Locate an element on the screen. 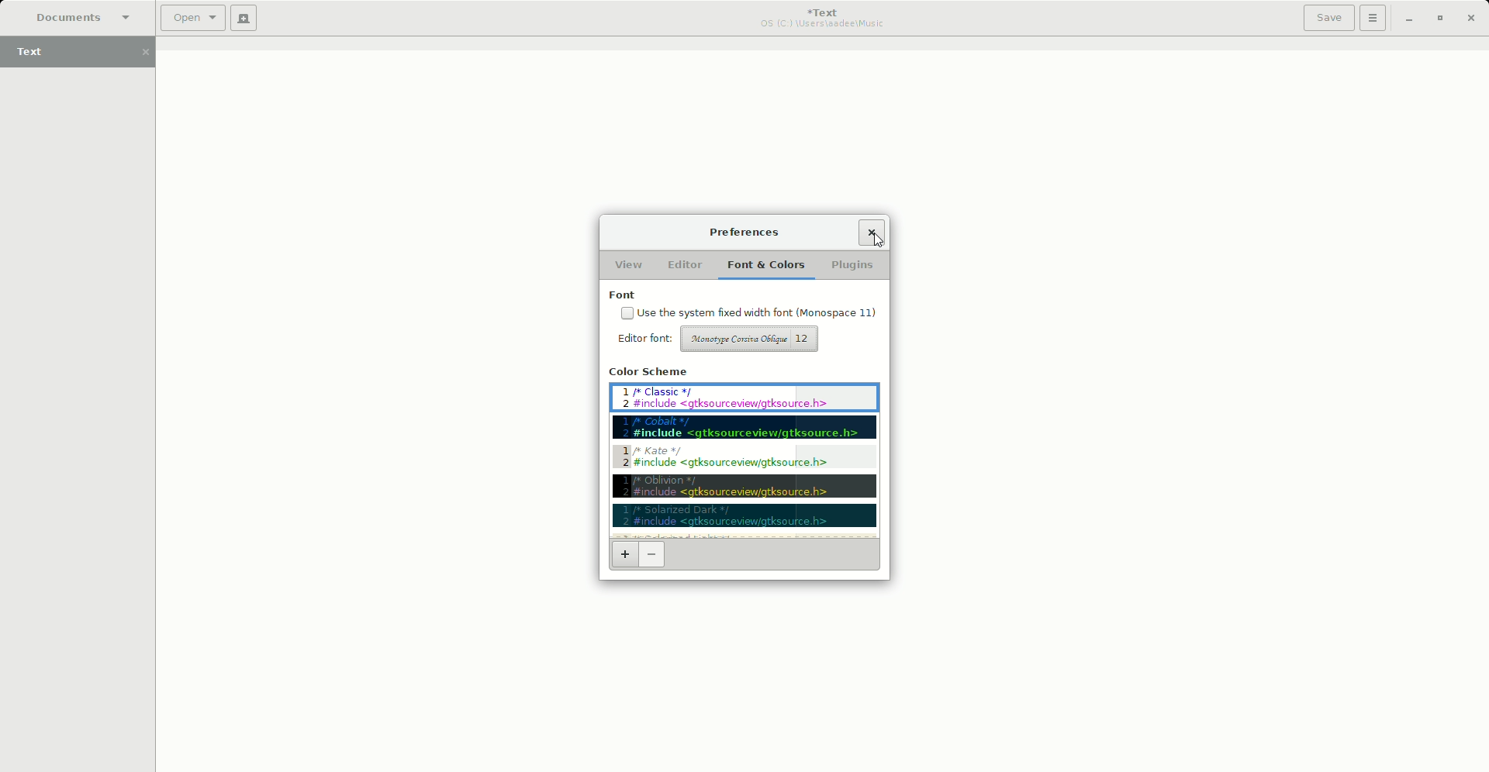 The image size is (1489, 772). Plugins is located at coordinates (851, 264).